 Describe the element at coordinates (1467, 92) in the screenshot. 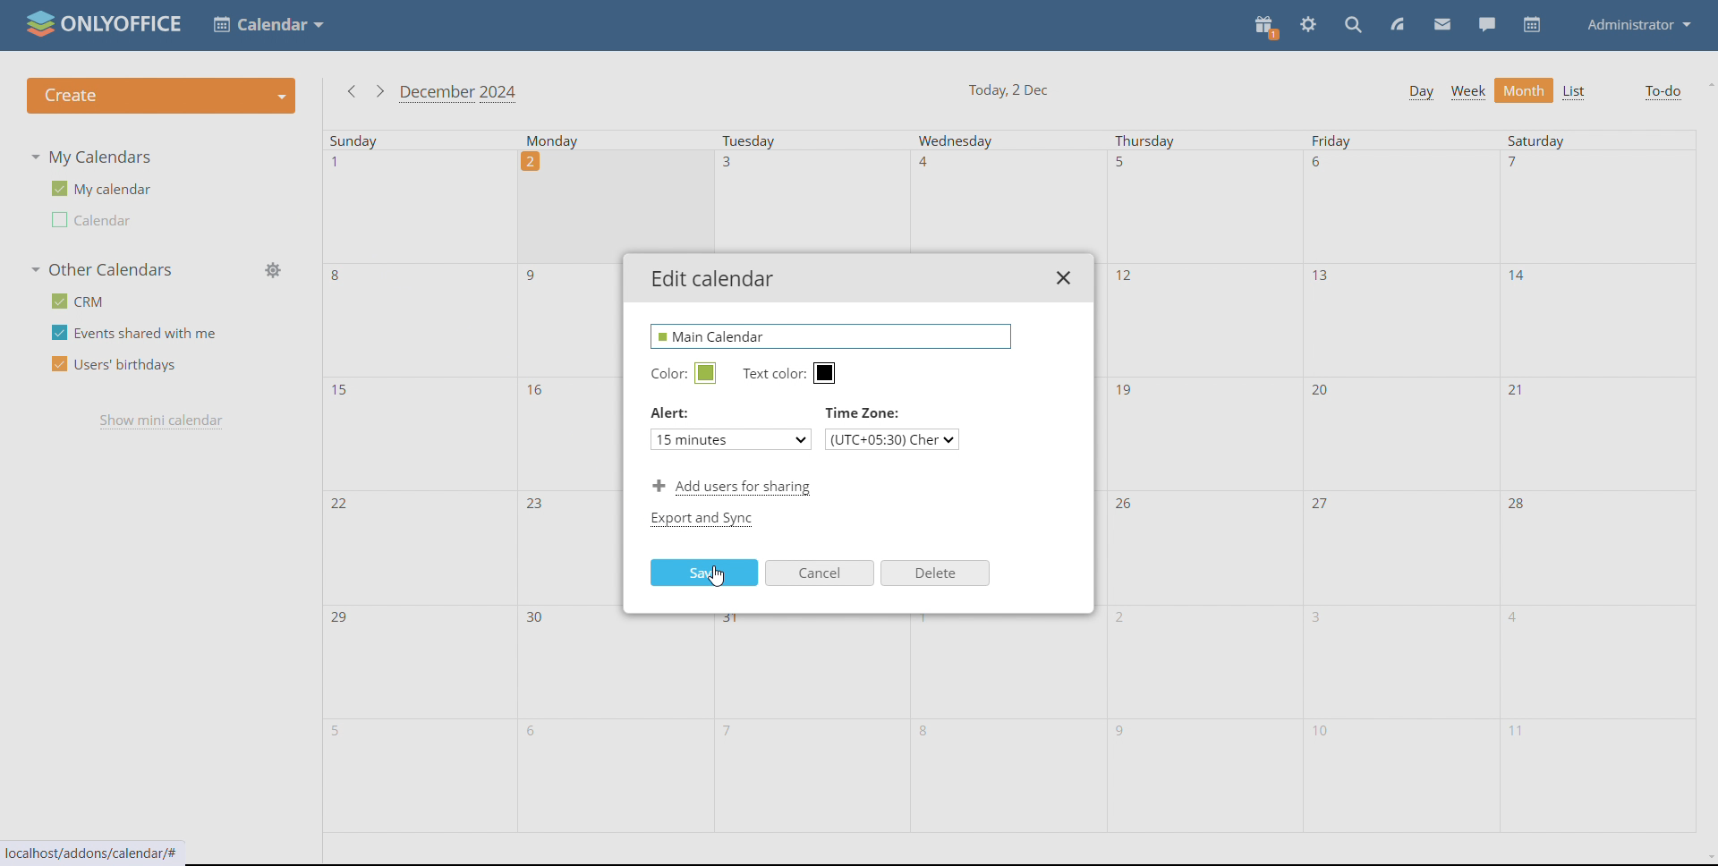

I see `week view` at that location.